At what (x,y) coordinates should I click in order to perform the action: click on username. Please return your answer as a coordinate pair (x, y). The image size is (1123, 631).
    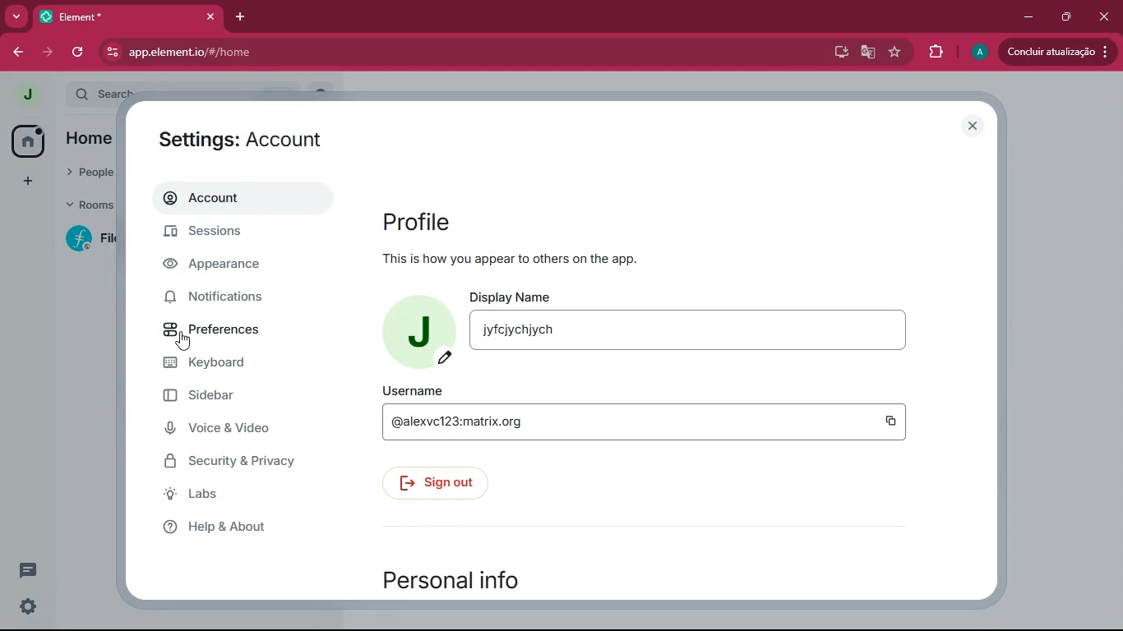
    Looking at the image, I should click on (411, 390).